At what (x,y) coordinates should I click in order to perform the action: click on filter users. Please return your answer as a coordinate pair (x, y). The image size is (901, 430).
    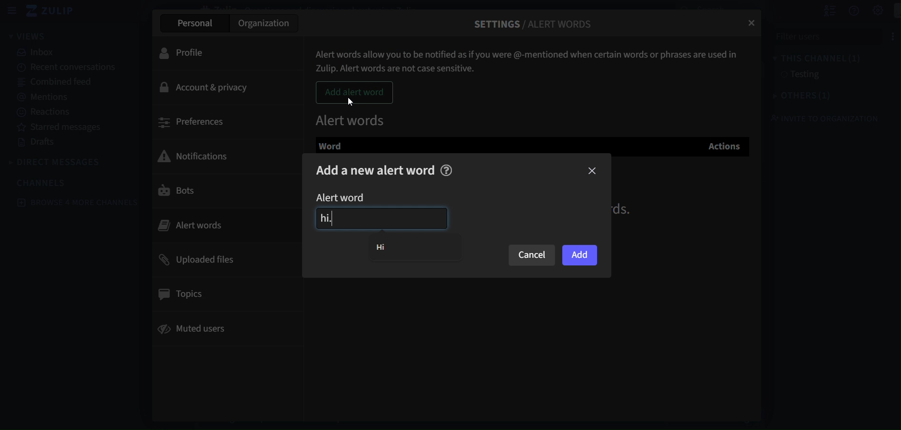
    Looking at the image, I should click on (814, 36).